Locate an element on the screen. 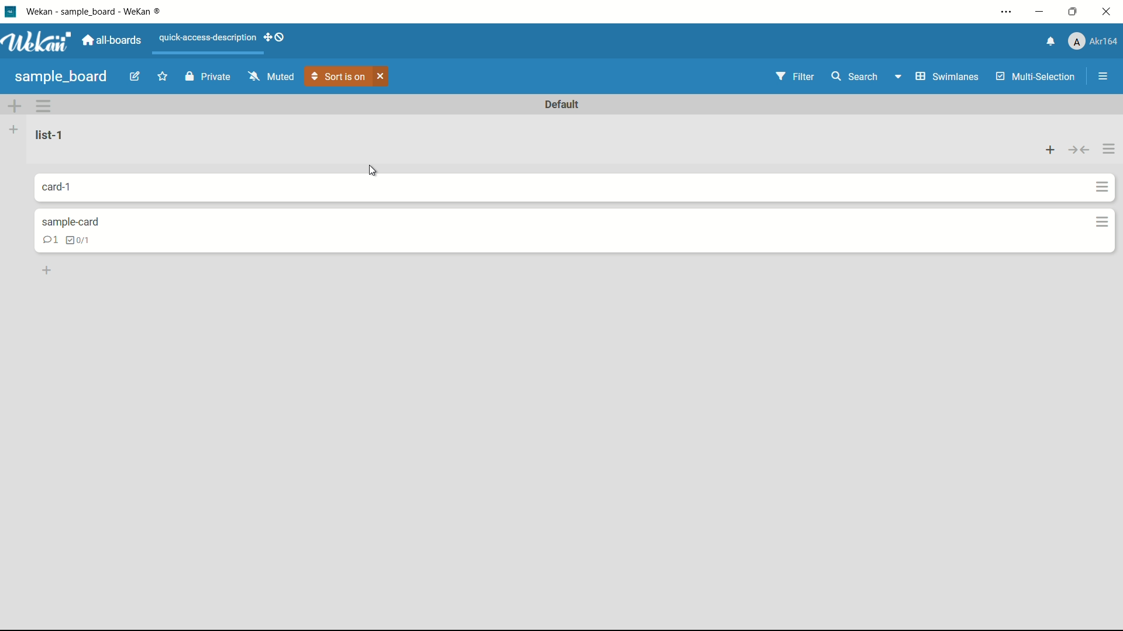 The image size is (1123, 631). all boards is located at coordinates (112, 41).